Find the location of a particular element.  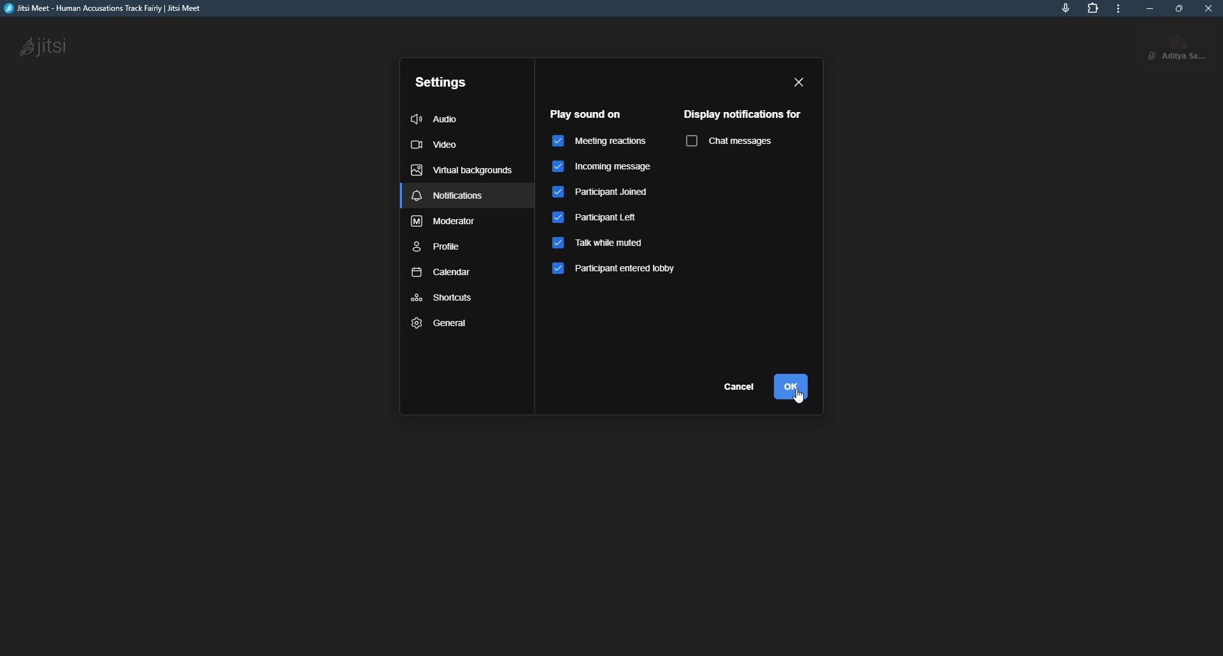

profile is located at coordinates (440, 247).